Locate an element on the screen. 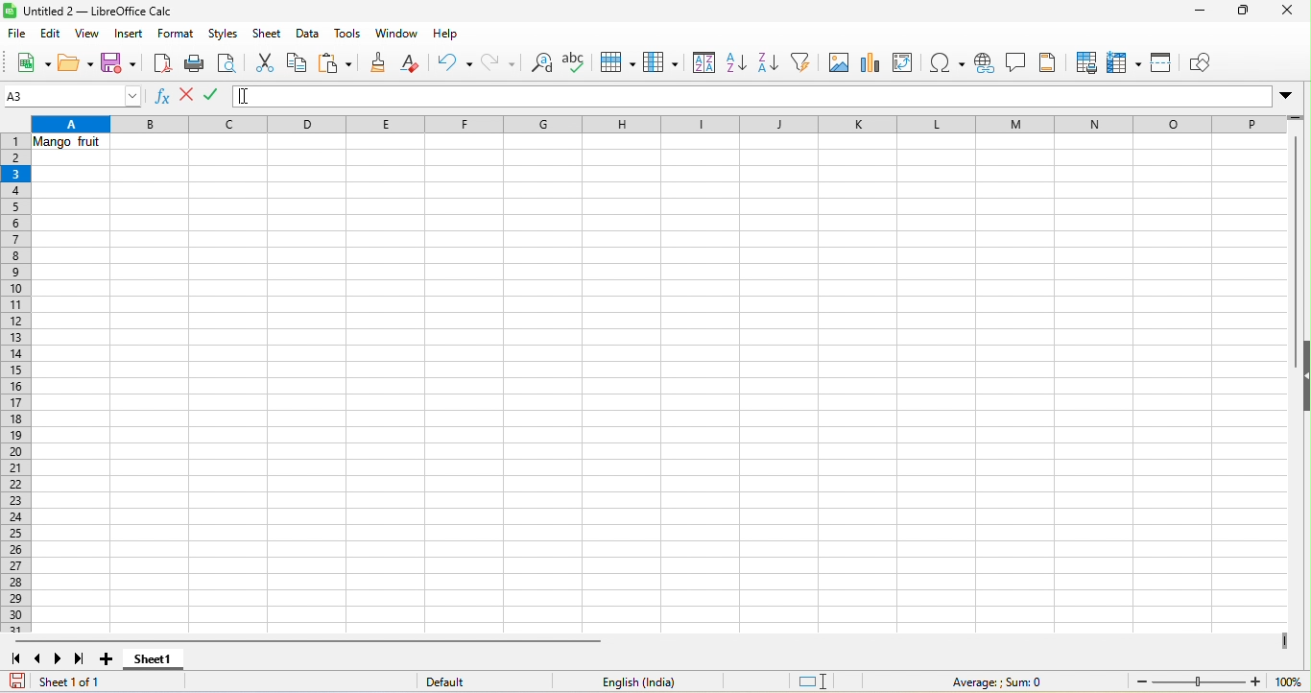 This screenshot has height=693, width=1311. show draw function is located at coordinates (1206, 62).